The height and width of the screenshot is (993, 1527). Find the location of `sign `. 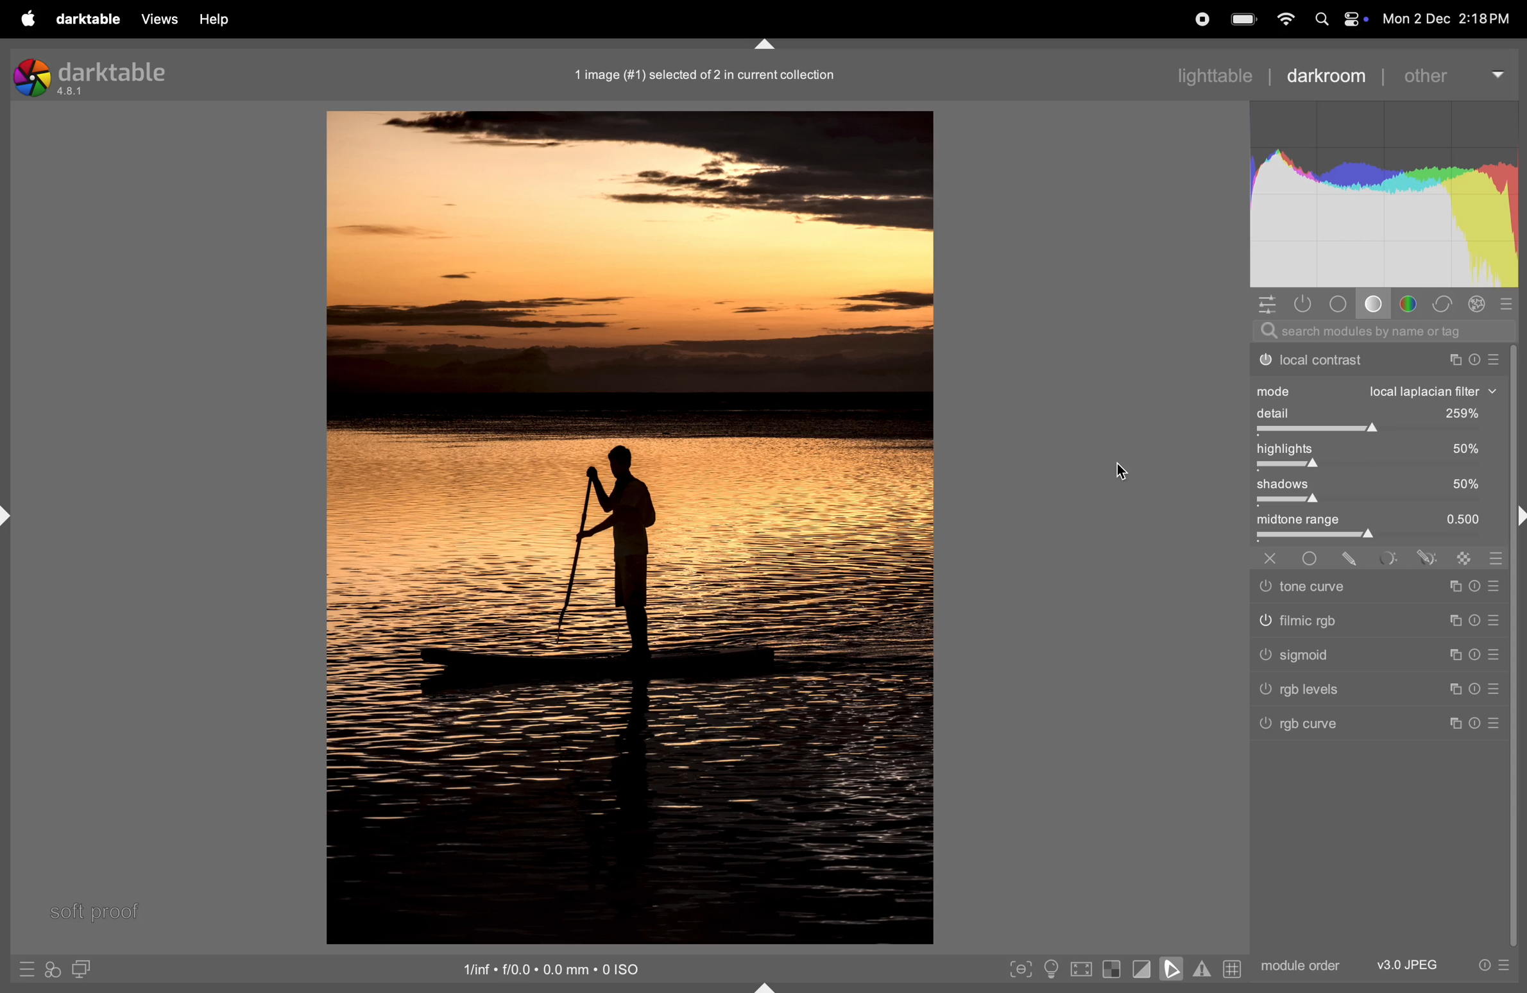

sign  is located at coordinates (1458, 591).